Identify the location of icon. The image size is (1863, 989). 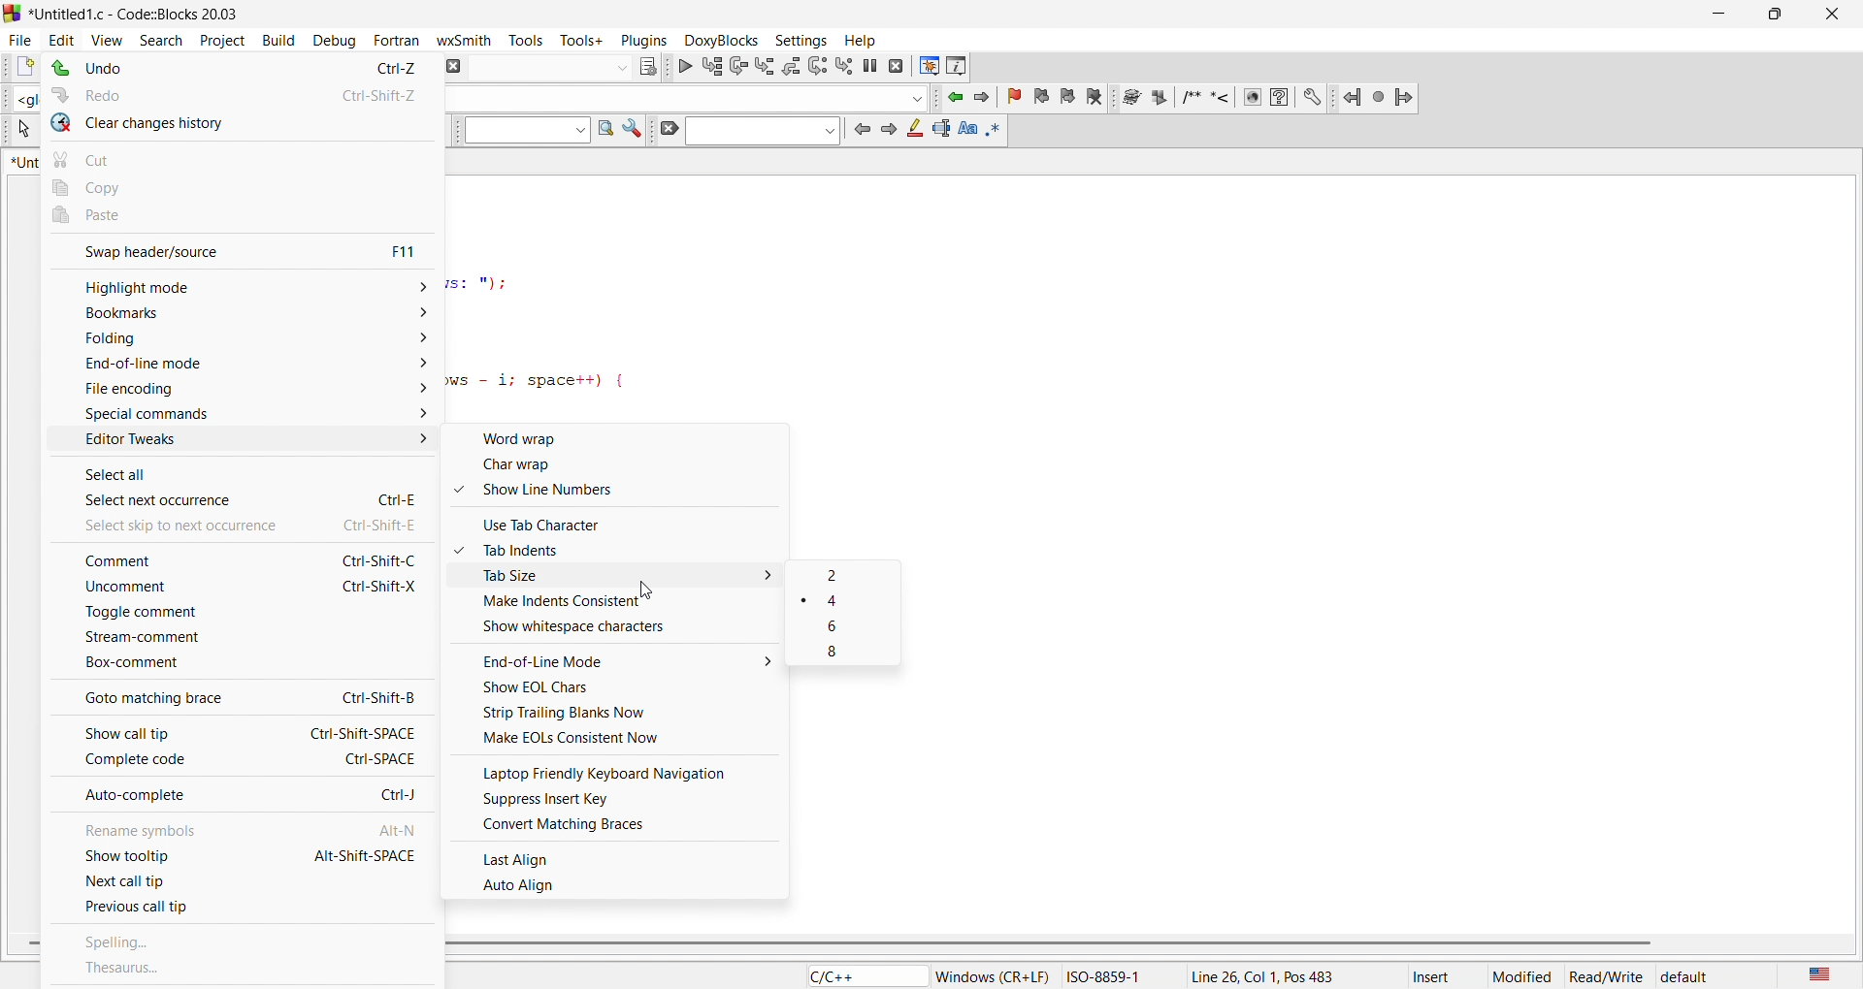
(914, 134).